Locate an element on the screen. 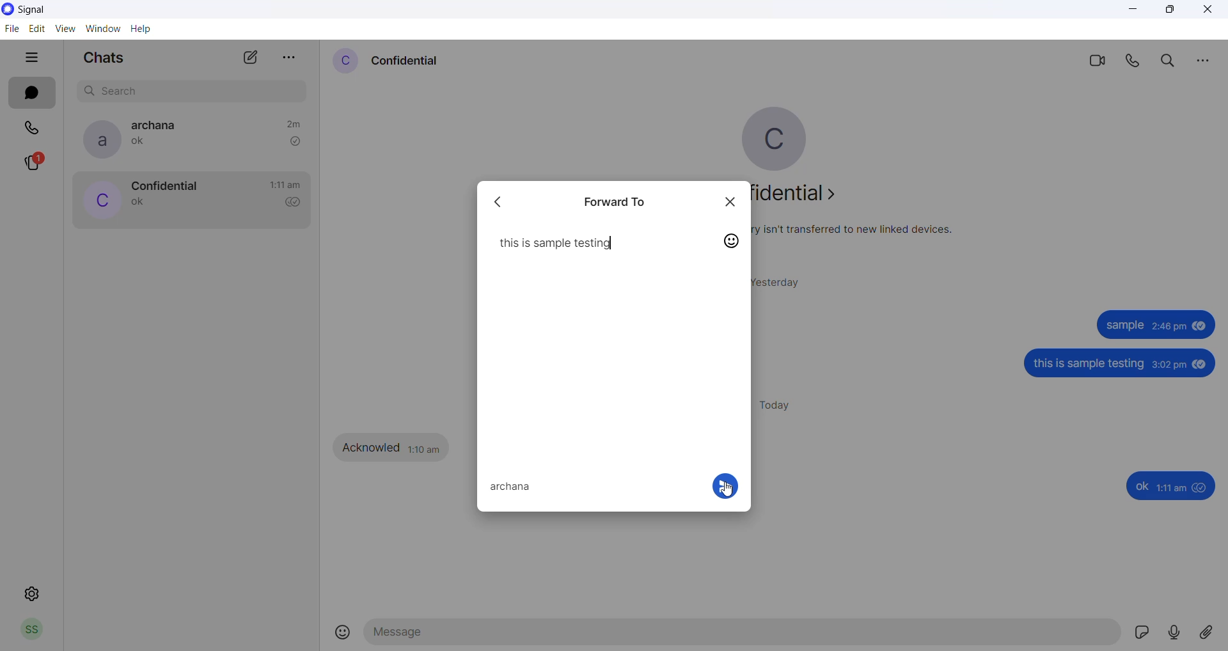 The height and width of the screenshot is (651, 1228). close is located at coordinates (731, 203).